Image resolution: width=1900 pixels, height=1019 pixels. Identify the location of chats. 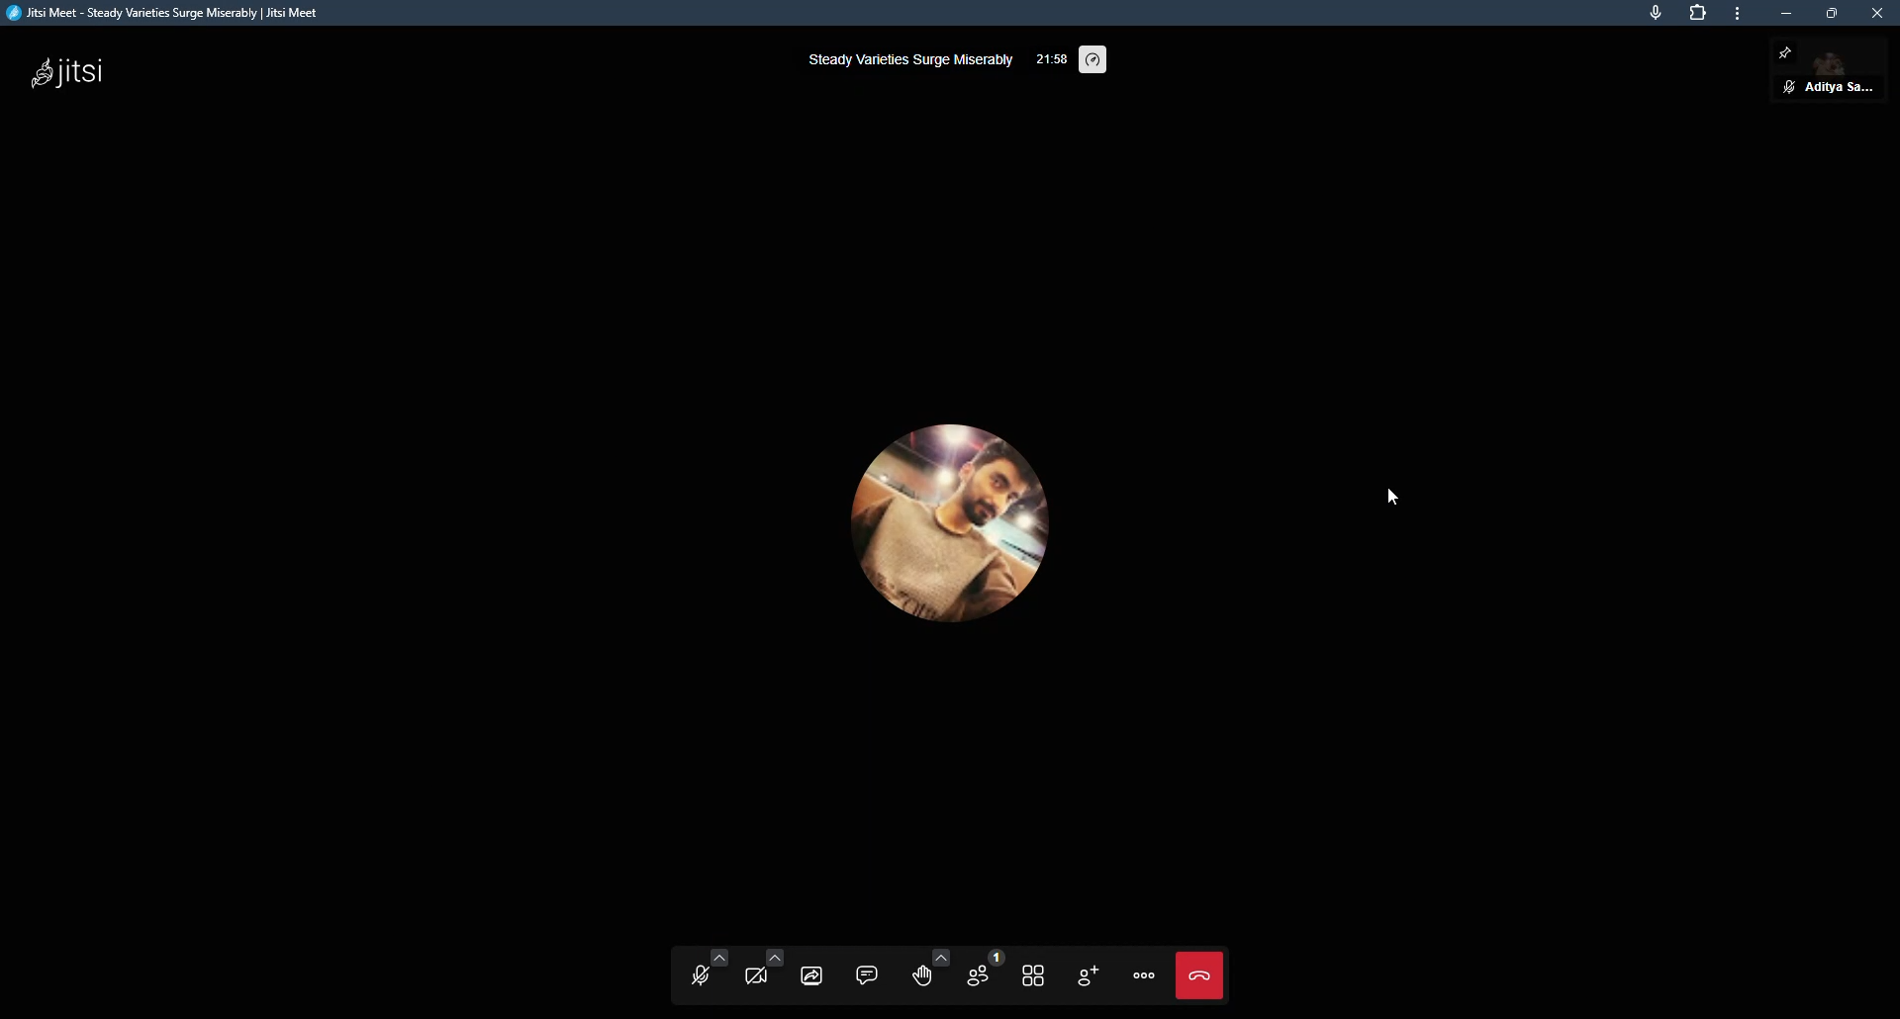
(868, 974).